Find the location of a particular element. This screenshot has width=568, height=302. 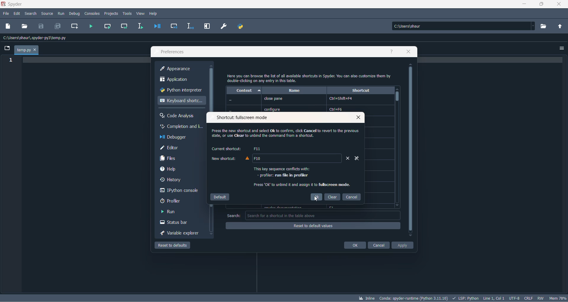

options is located at coordinates (562, 47).